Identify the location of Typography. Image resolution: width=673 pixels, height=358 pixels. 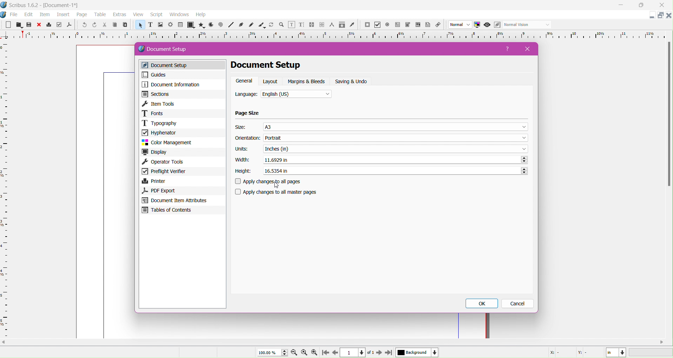
(183, 123).